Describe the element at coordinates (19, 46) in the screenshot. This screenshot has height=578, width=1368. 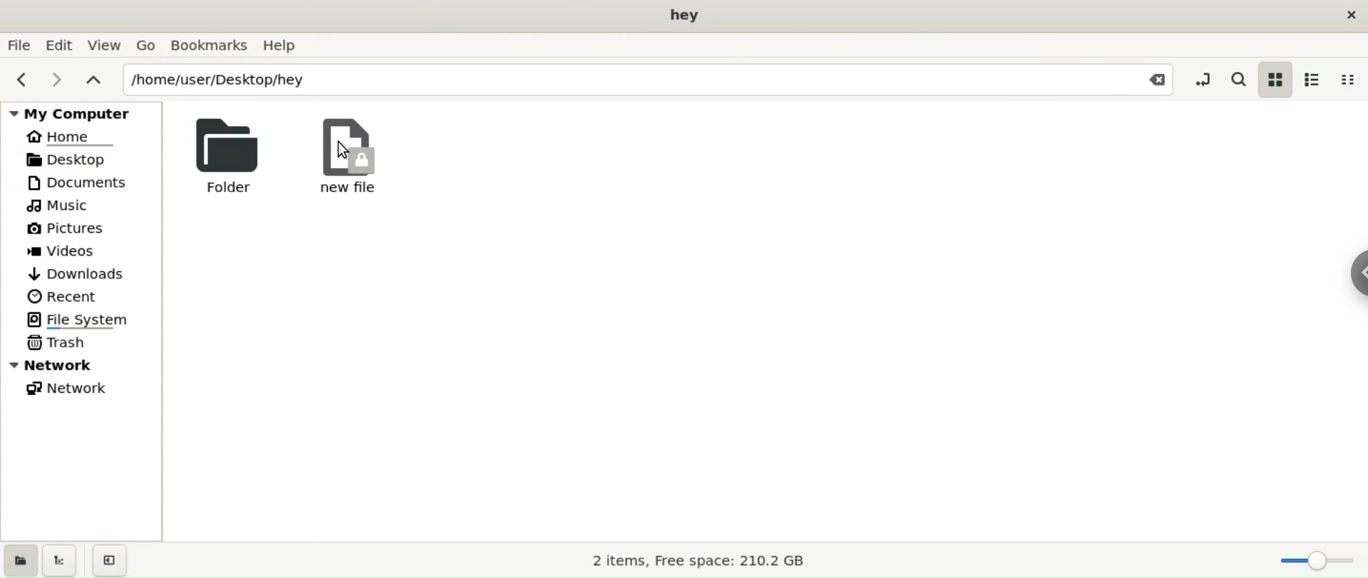
I see `File` at that location.